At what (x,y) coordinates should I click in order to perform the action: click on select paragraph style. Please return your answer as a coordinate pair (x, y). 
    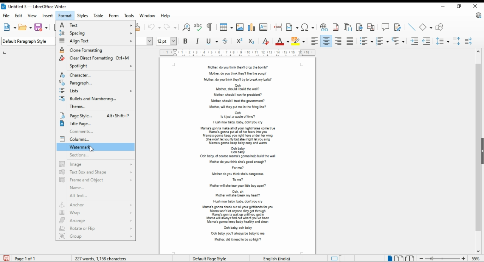
    Looking at the image, I should click on (29, 41).